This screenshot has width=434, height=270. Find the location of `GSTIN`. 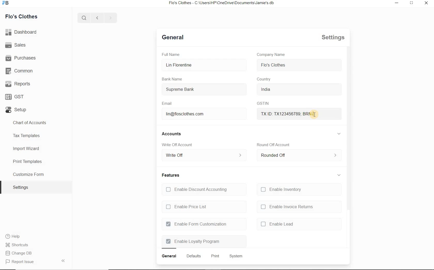

GSTIN is located at coordinates (261, 104).